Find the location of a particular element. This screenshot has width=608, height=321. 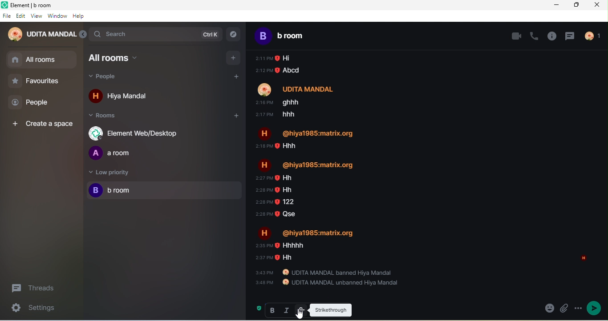

maximize is located at coordinates (579, 5).